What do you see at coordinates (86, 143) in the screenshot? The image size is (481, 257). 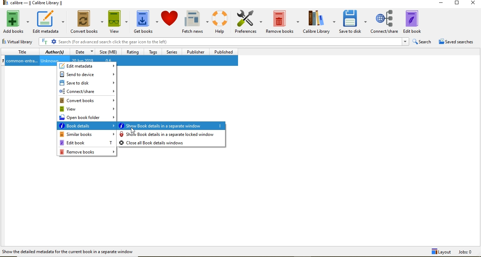 I see `edit book` at bounding box center [86, 143].